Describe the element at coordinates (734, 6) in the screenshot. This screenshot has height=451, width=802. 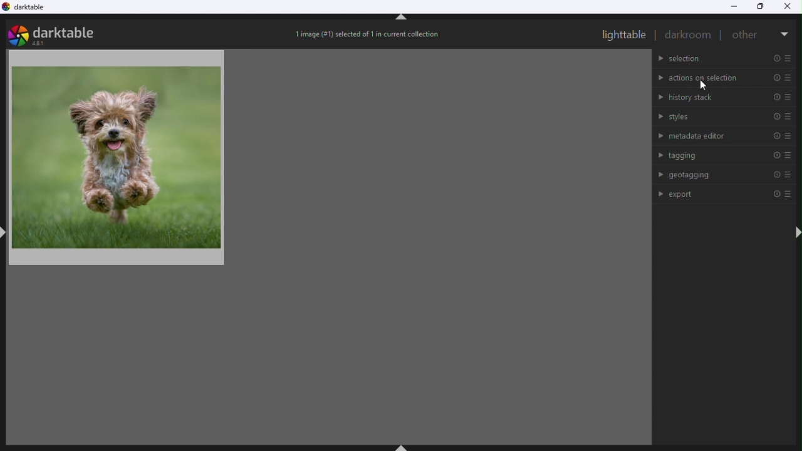
I see `Minimise` at that location.